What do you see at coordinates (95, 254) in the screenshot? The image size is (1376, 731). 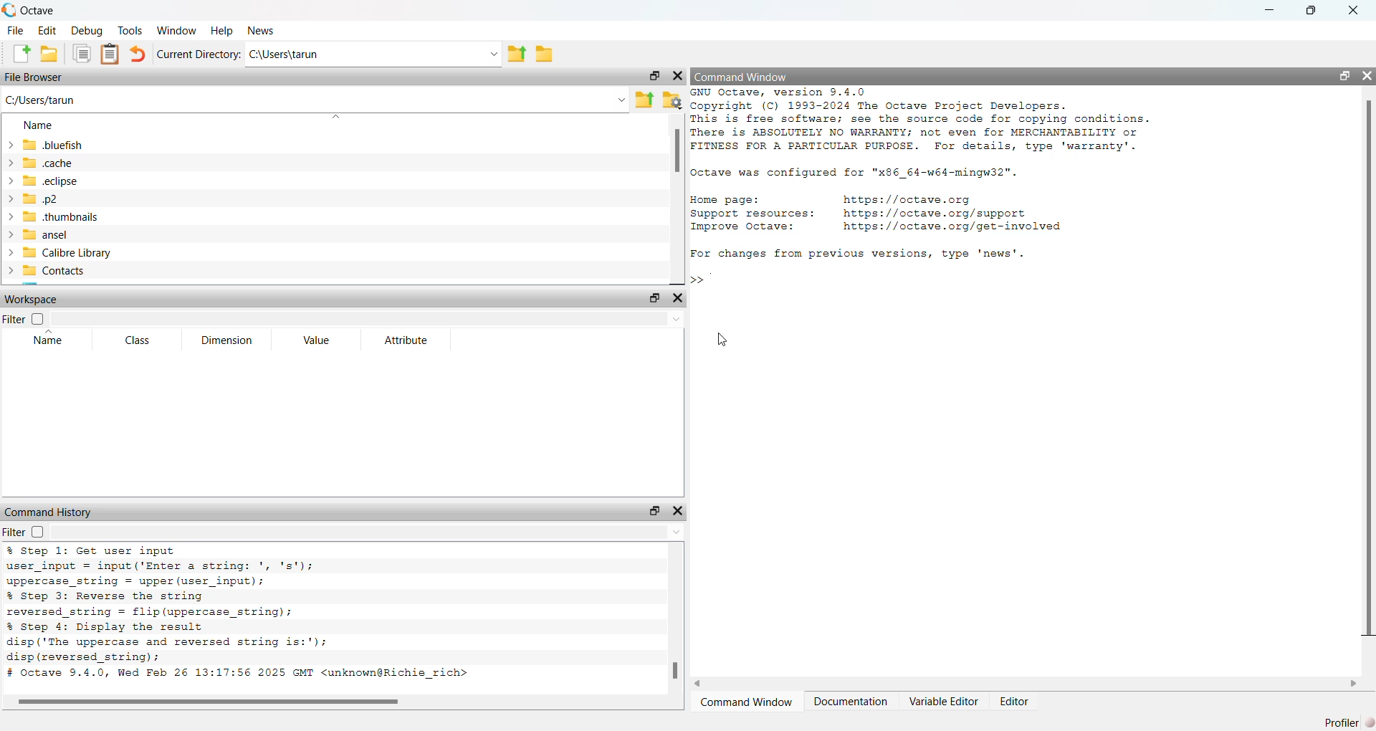 I see `calibre library` at bounding box center [95, 254].